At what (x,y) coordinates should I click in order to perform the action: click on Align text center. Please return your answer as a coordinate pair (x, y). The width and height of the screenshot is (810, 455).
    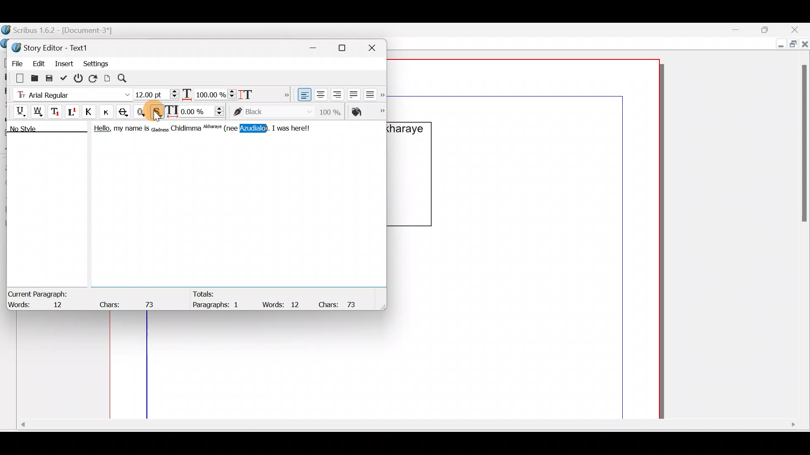
    Looking at the image, I should click on (320, 93).